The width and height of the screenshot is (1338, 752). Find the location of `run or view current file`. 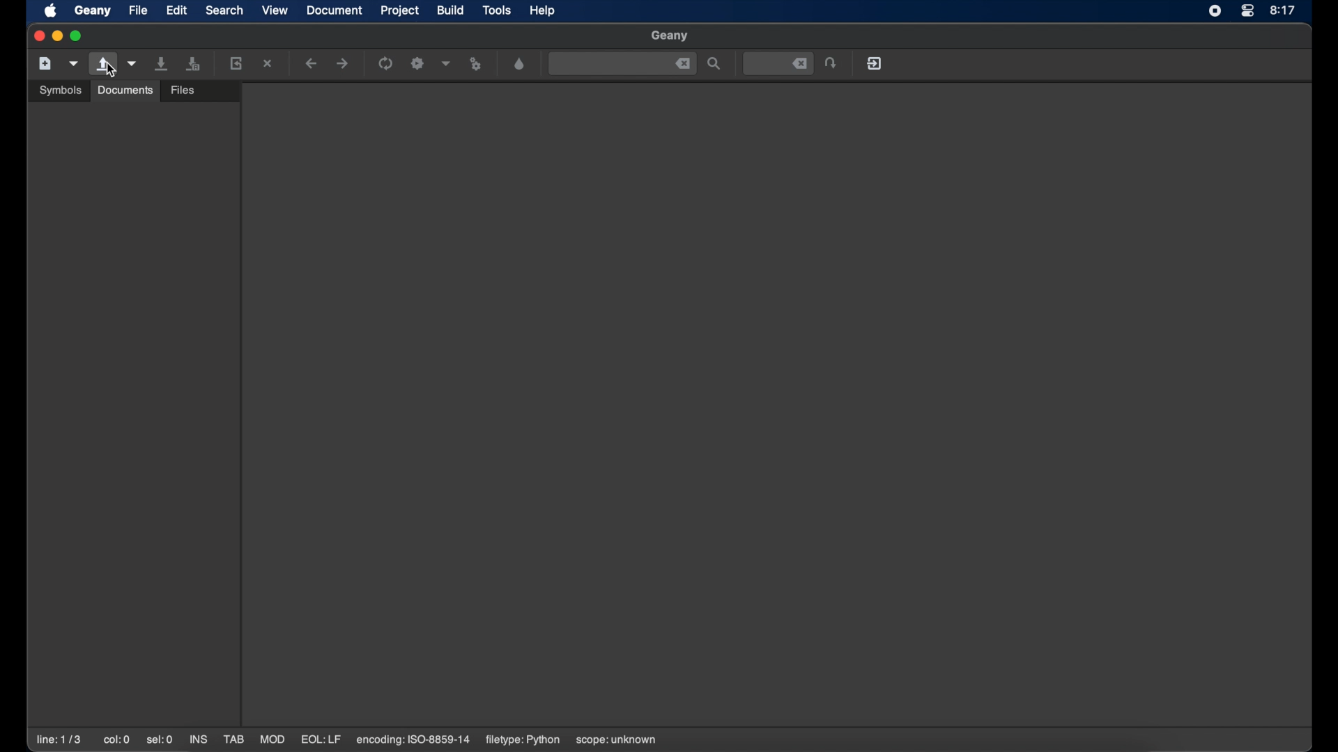

run or view current file is located at coordinates (477, 64).